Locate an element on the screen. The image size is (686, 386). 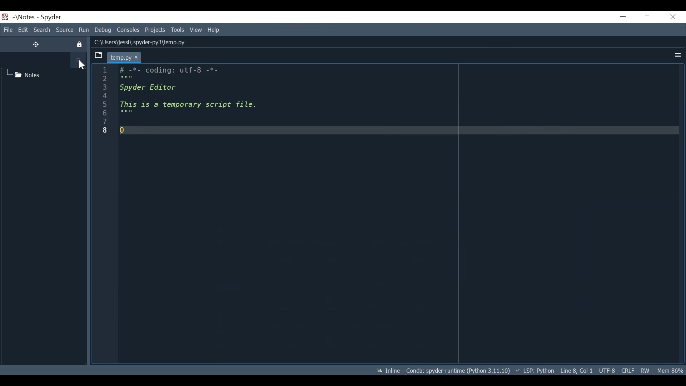
More Options  is located at coordinates (79, 60).